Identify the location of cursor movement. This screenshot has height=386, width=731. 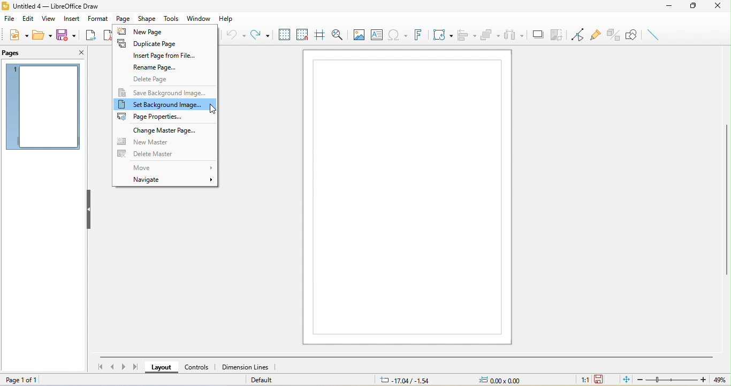
(212, 112).